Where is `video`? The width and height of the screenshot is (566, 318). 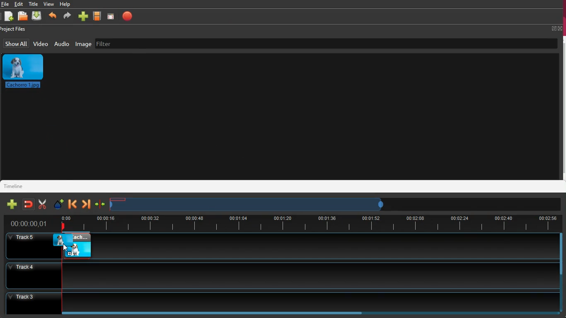 video is located at coordinates (41, 43).